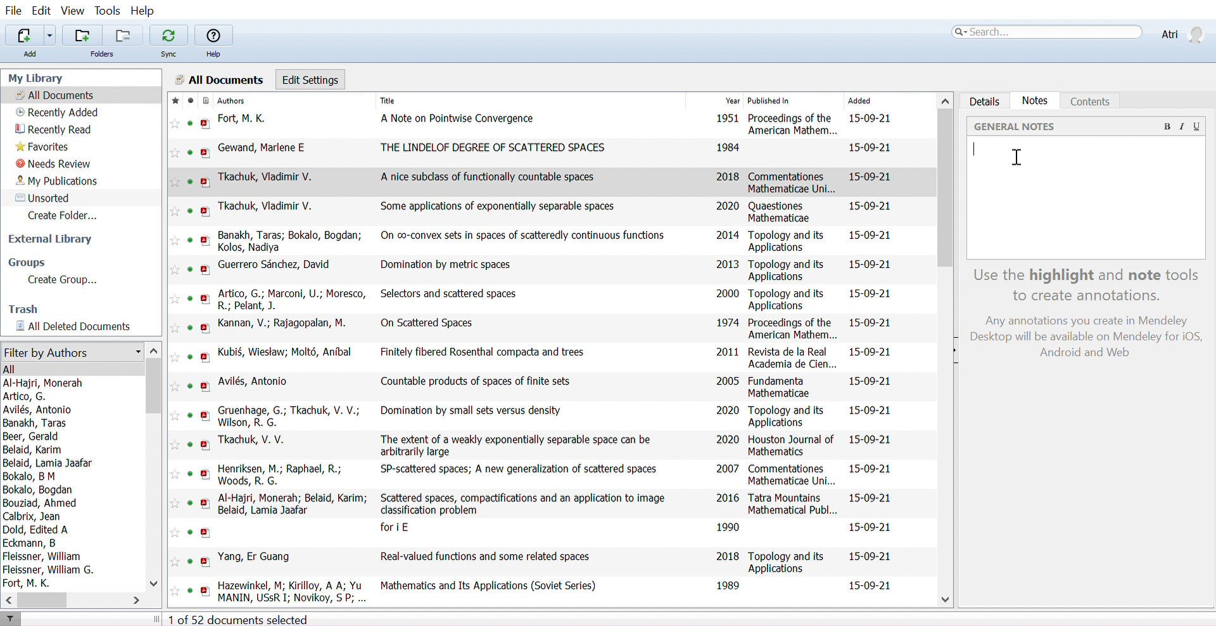 Image resolution: width=1216 pixels, height=626 pixels. Describe the element at coordinates (733, 101) in the screenshot. I see `Year` at that location.